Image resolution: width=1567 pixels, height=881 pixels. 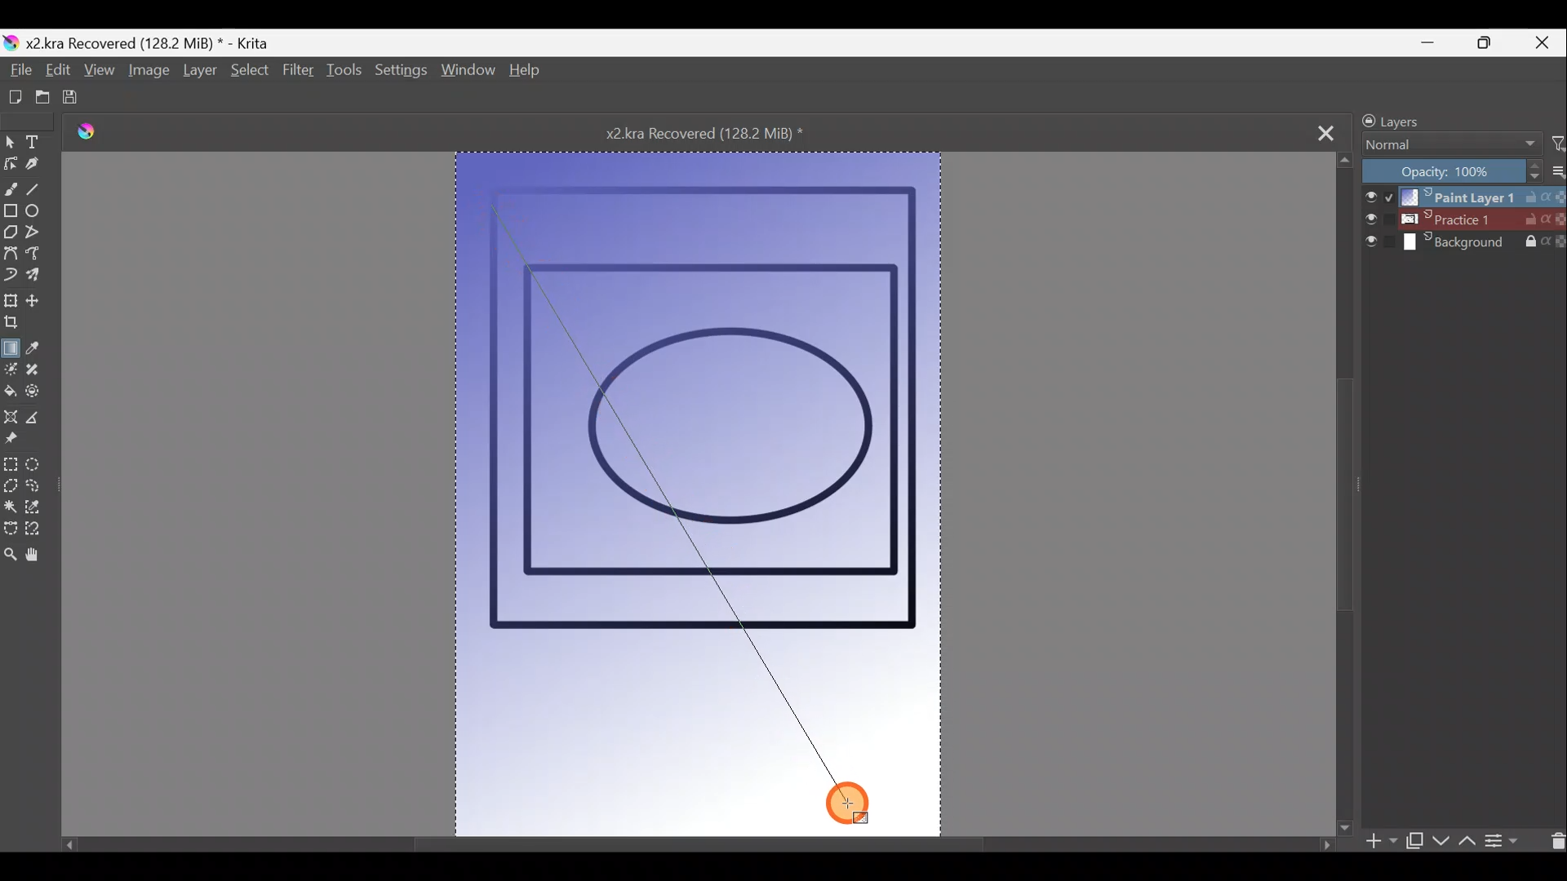 I want to click on Settings, so click(x=402, y=75).